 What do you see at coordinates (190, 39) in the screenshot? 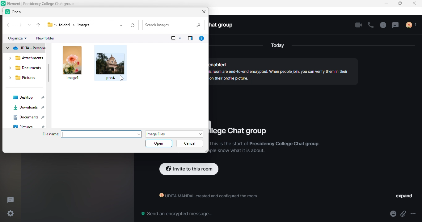
I see `show the preview pane` at bounding box center [190, 39].